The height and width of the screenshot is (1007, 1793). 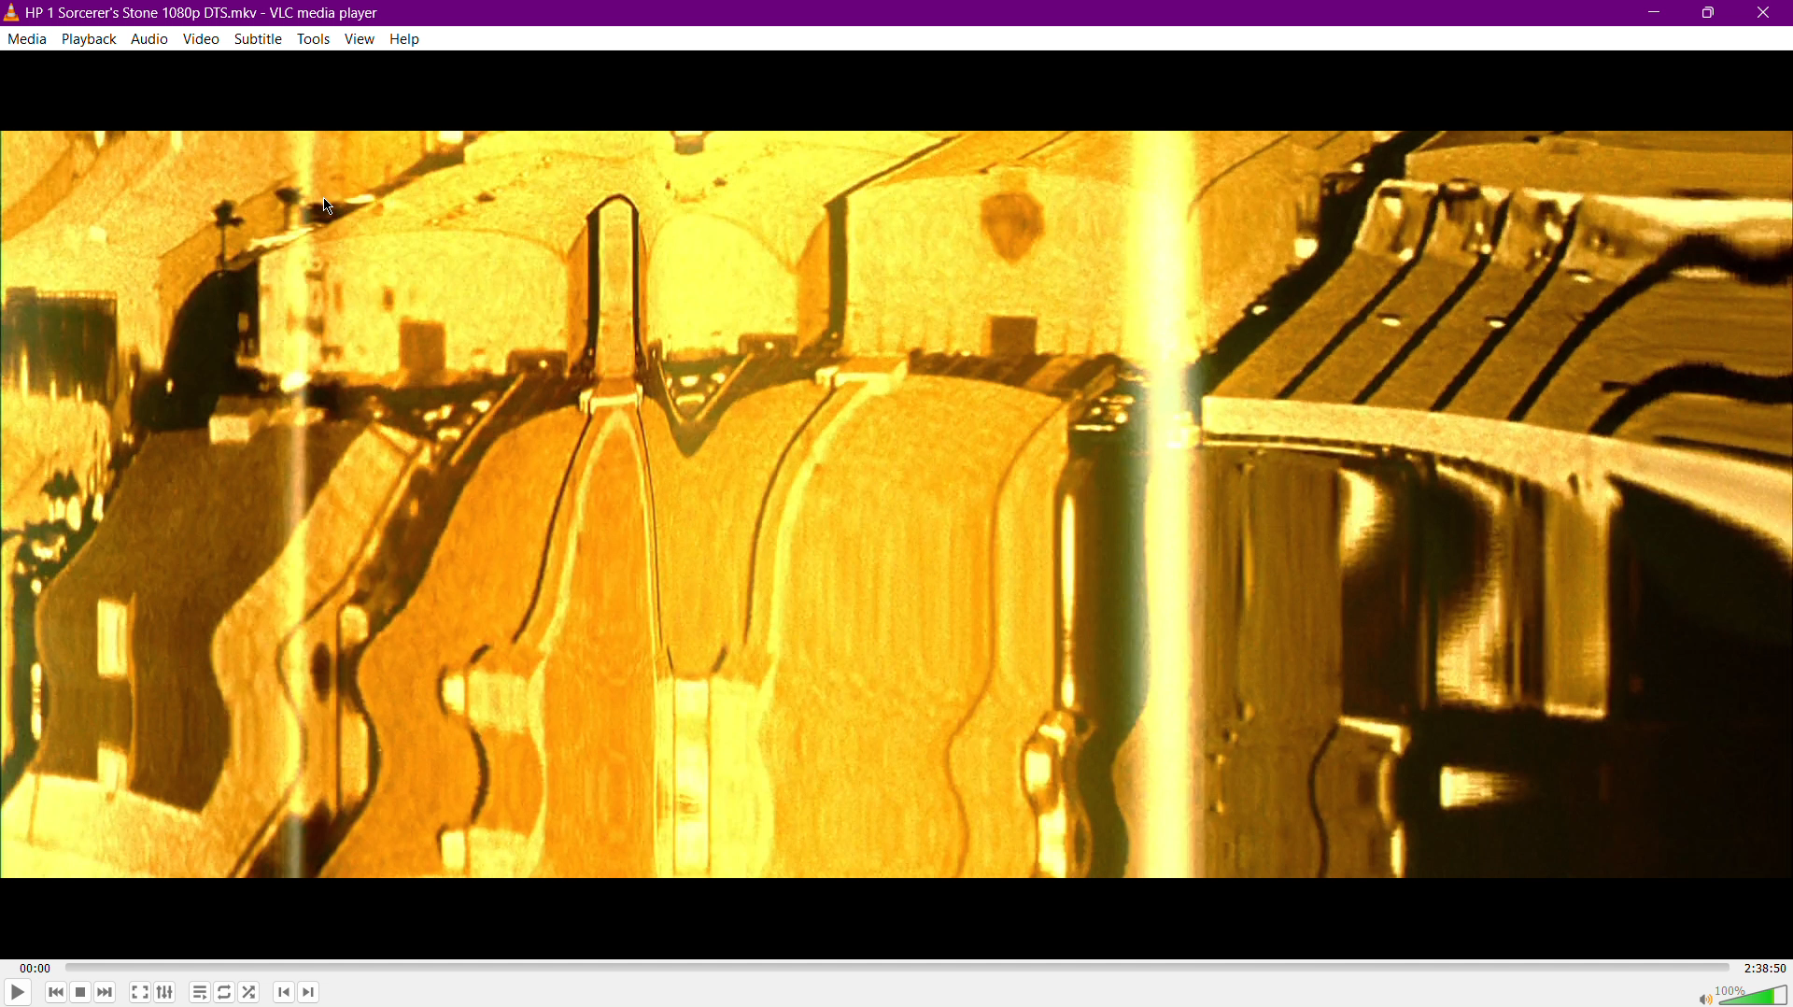 I want to click on 2:38:50, so click(x=1759, y=966).